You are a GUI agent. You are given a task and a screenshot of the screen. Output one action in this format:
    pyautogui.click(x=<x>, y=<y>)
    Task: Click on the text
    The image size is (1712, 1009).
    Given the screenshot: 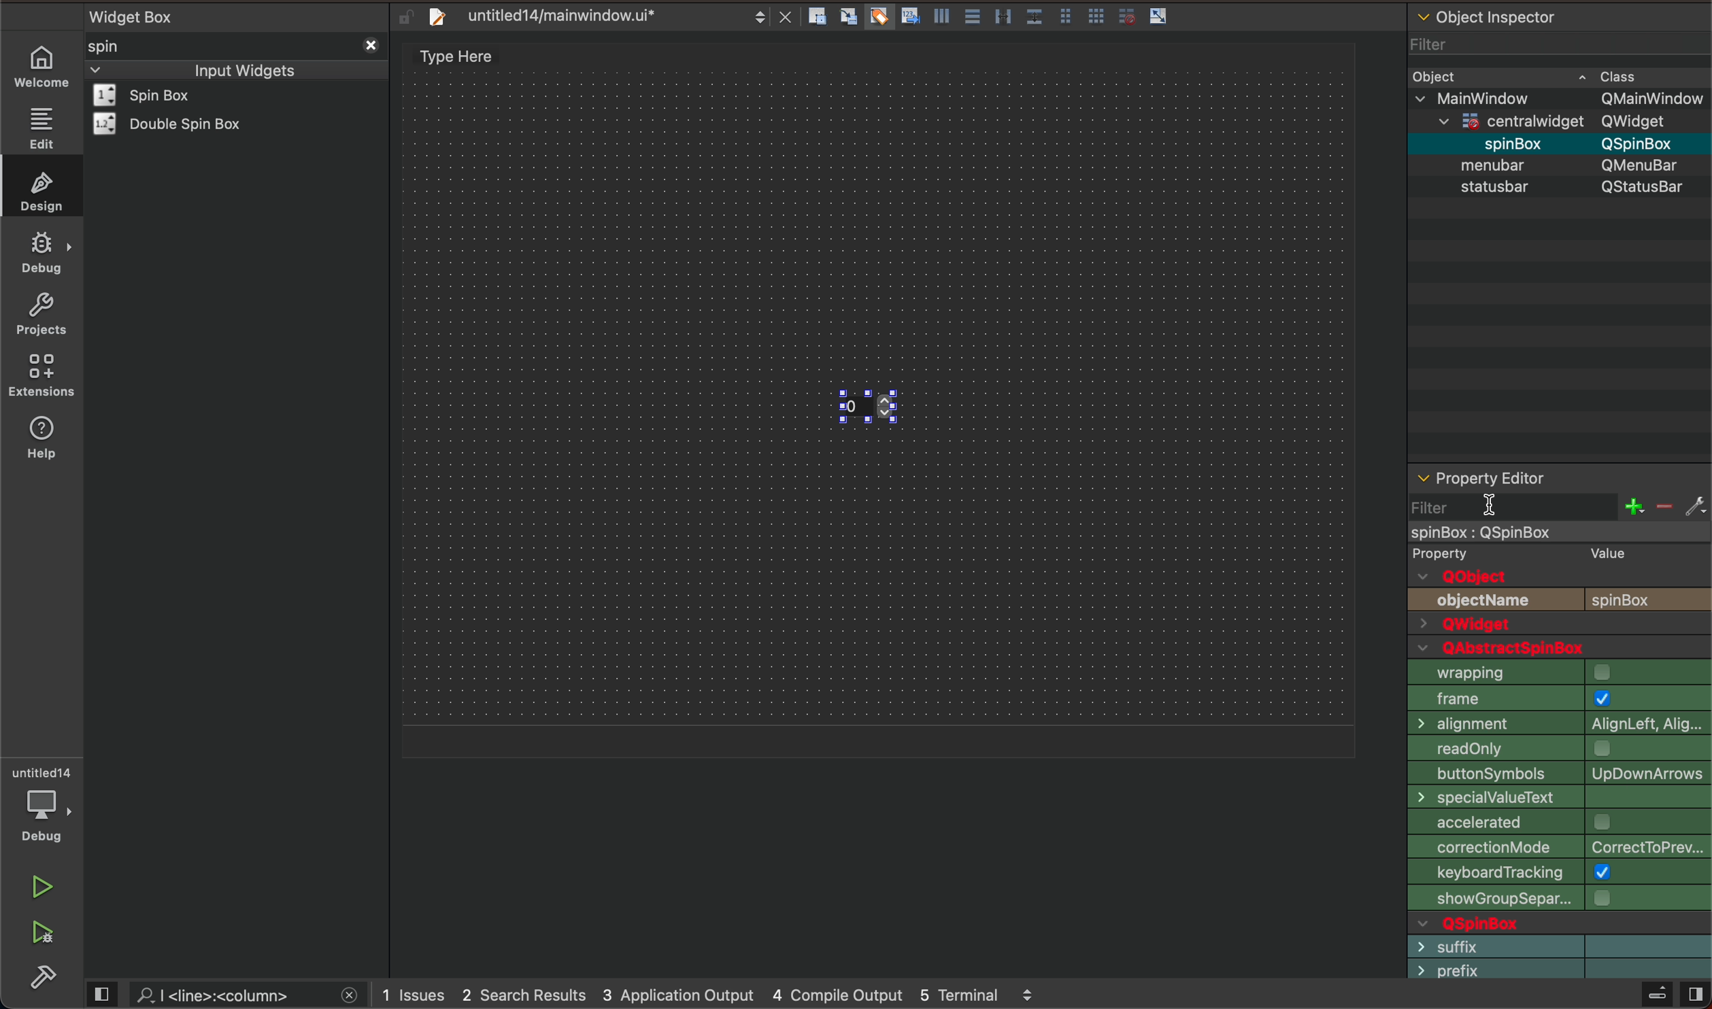 What is the action you would take?
    pyautogui.click(x=1487, y=600)
    